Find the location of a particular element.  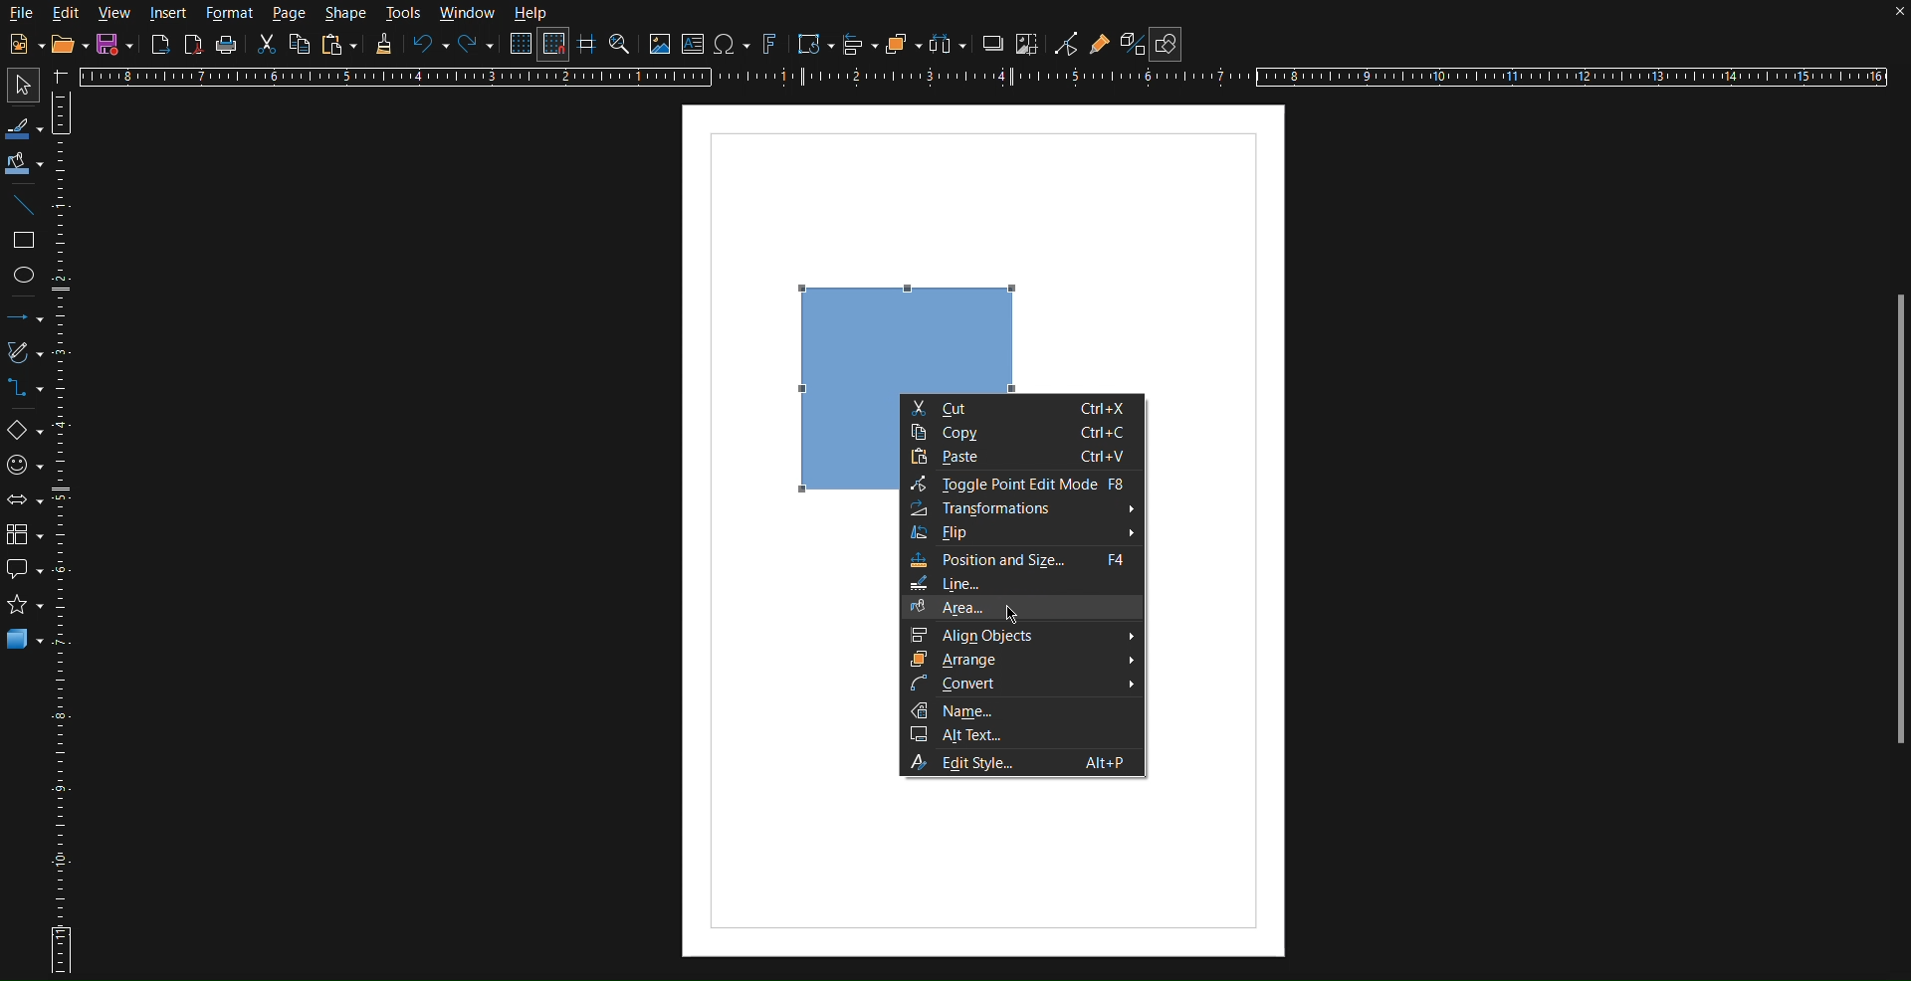

Extrude is located at coordinates (1127, 42).